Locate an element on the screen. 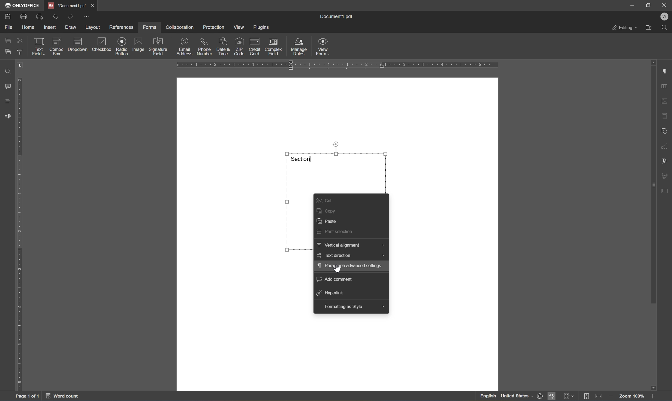 The image size is (672, 401). complex field is located at coordinates (274, 46).